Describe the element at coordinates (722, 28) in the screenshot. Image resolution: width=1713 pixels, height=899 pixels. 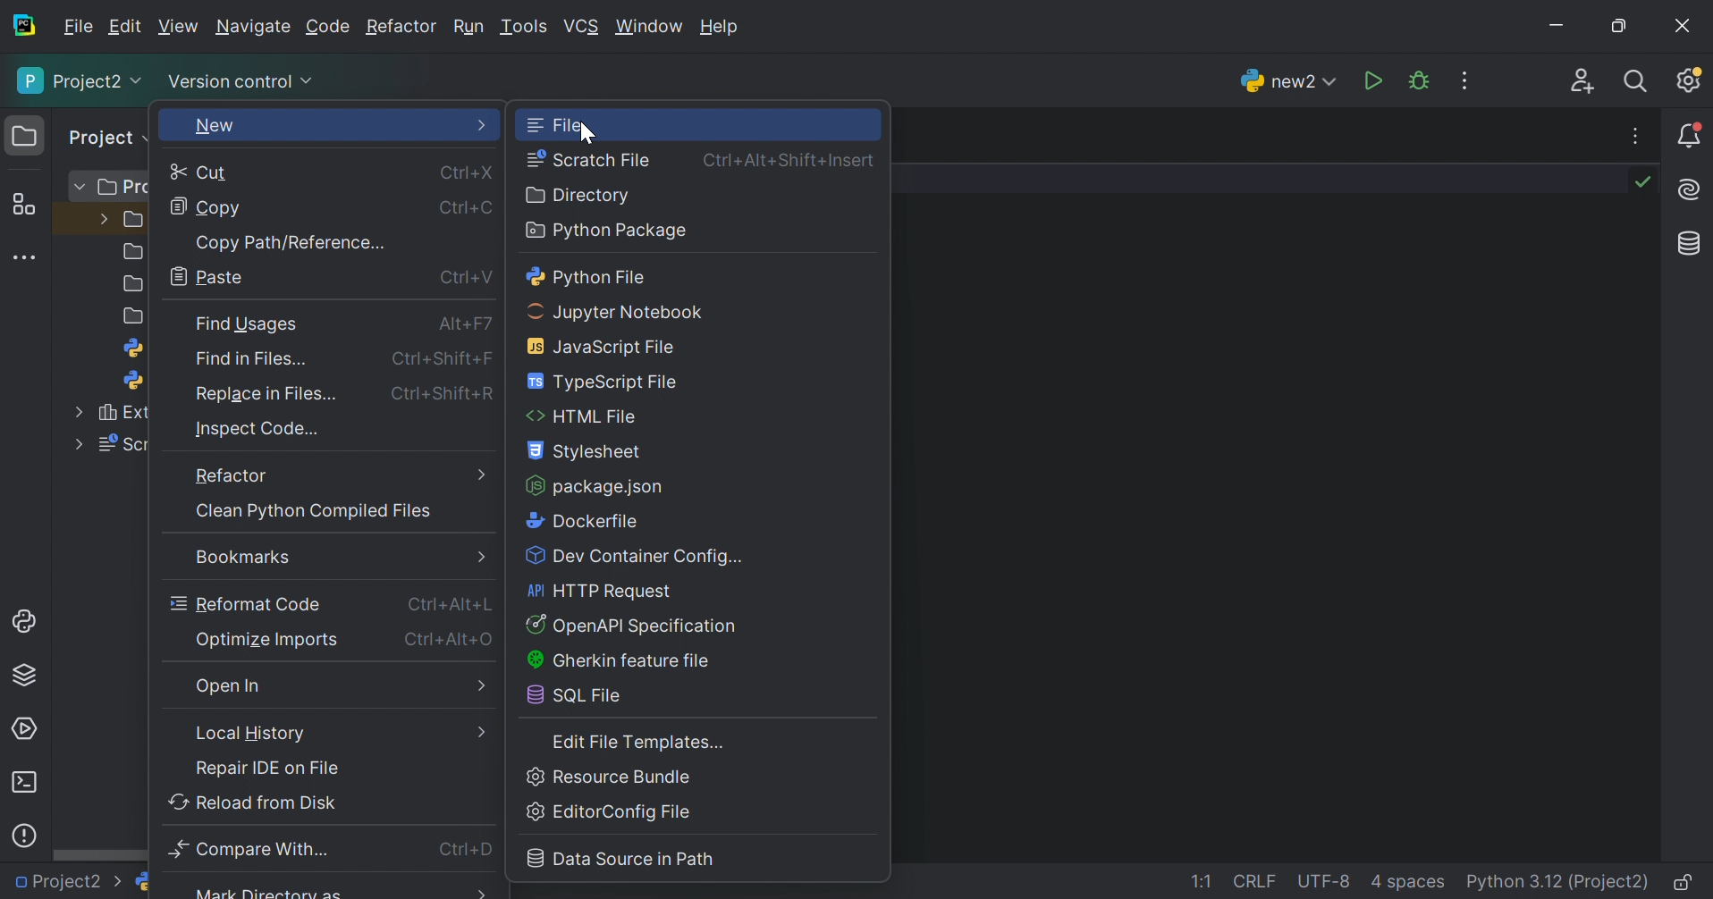
I see `Help` at that location.